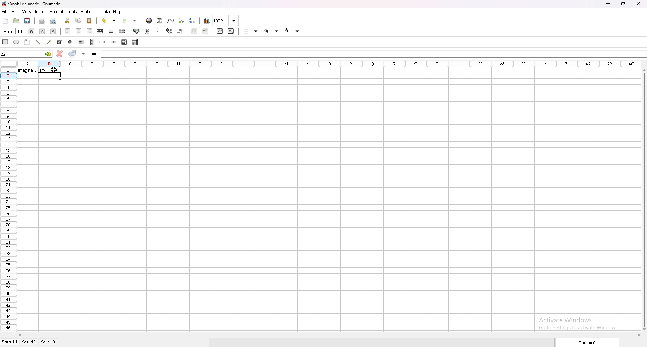  I want to click on percentage, so click(147, 31).